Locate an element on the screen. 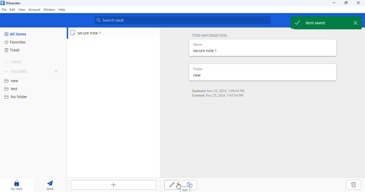 The image size is (365, 192). new is located at coordinates (11, 81).